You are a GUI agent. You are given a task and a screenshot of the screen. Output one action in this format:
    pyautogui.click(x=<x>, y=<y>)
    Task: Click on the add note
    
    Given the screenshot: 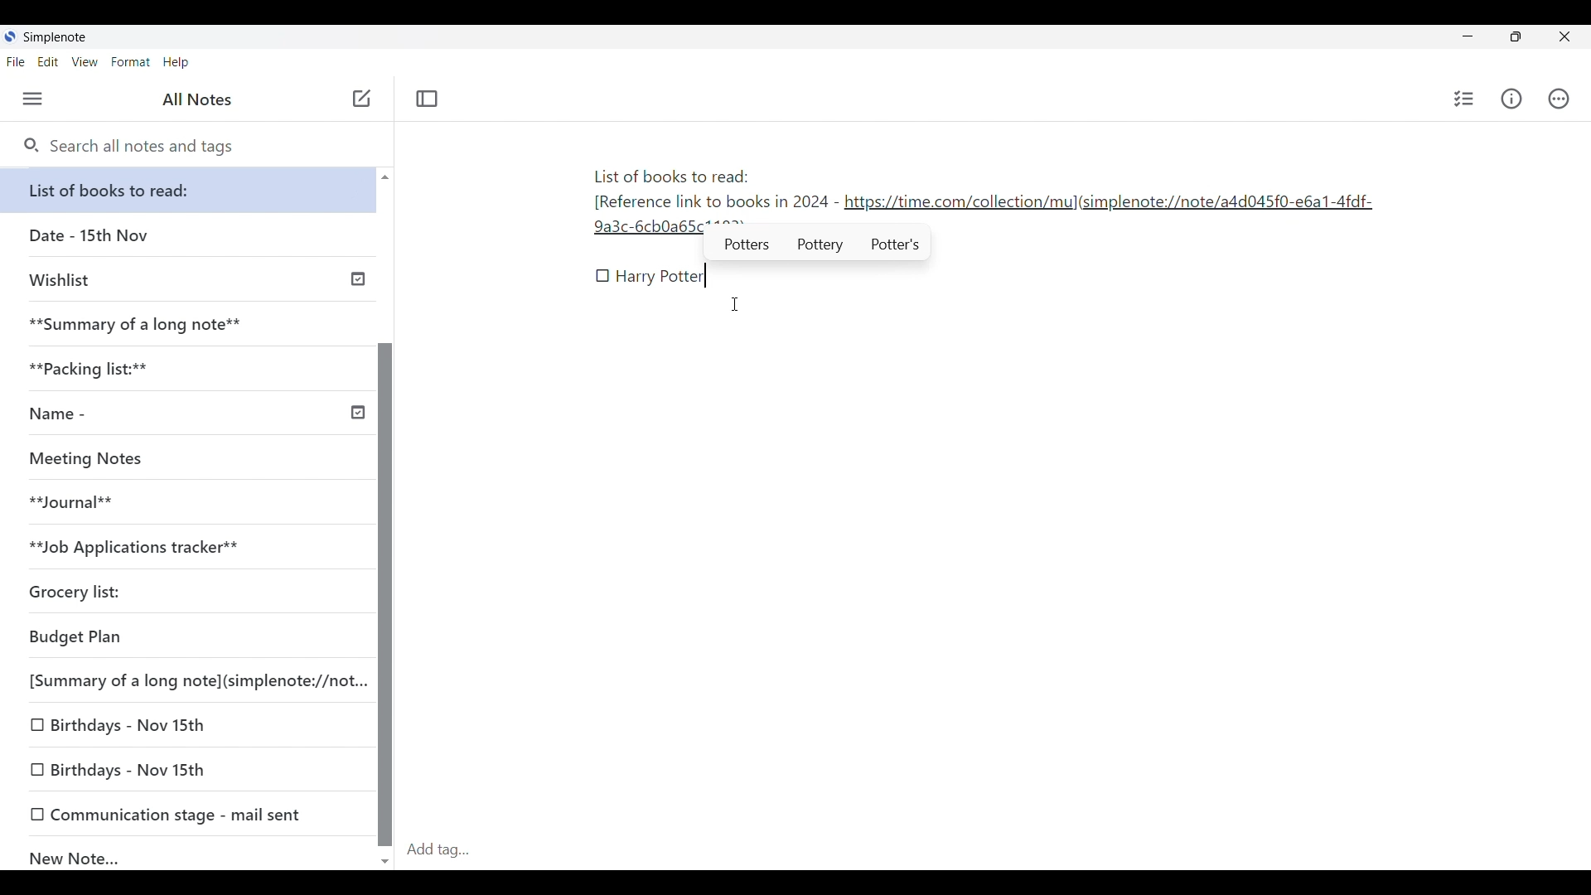 What is the action you would take?
    pyautogui.click(x=360, y=97)
    